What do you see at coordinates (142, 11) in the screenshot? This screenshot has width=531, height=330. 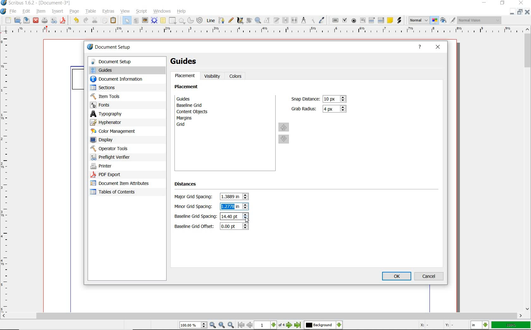 I see `script` at bounding box center [142, 11].